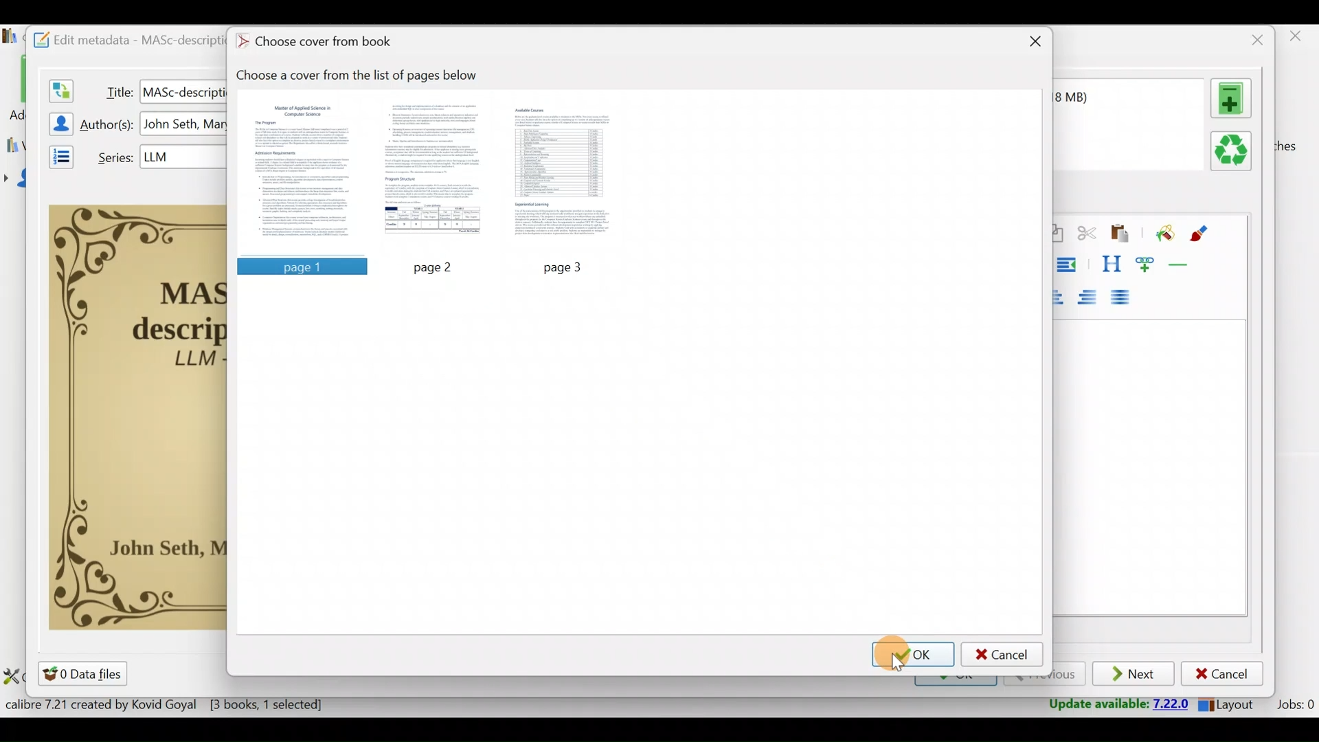 The height and width of the screenshot is (742, 1319). What do you see at coordinates (1254, 40) in the screenshot?
I see `Close` at bounding box center [1254, 40].